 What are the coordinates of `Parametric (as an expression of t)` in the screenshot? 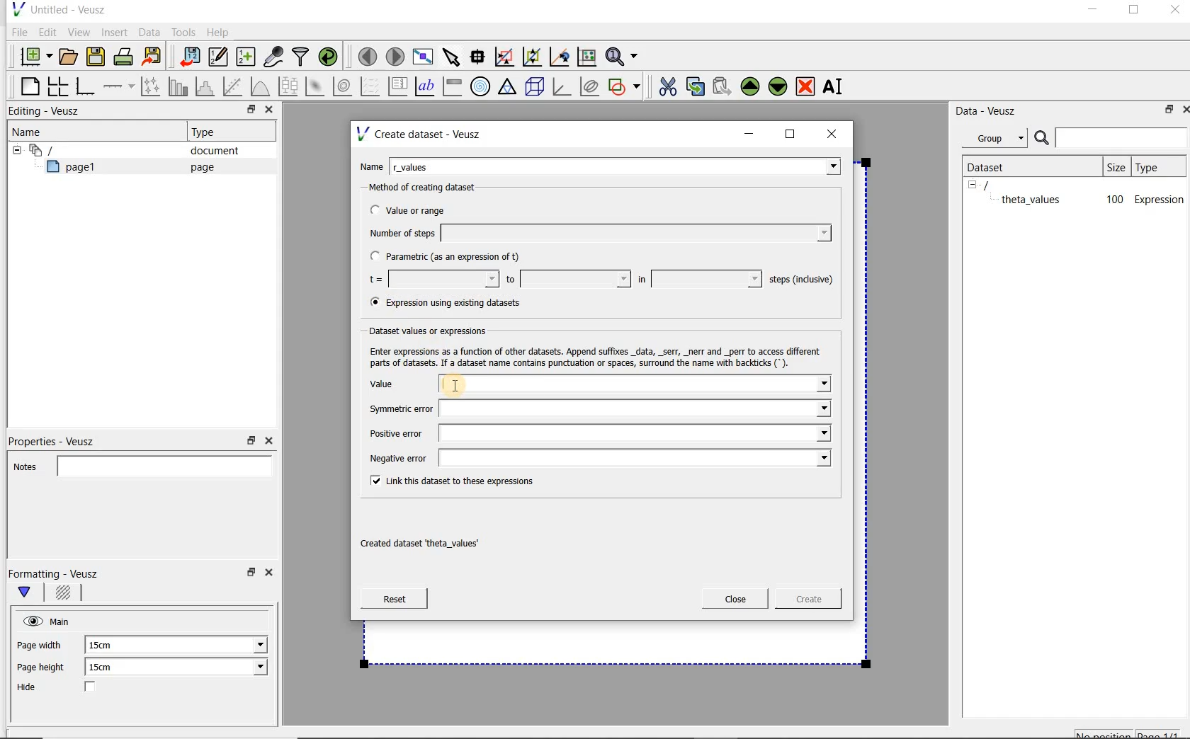 It's located at (451, 257).